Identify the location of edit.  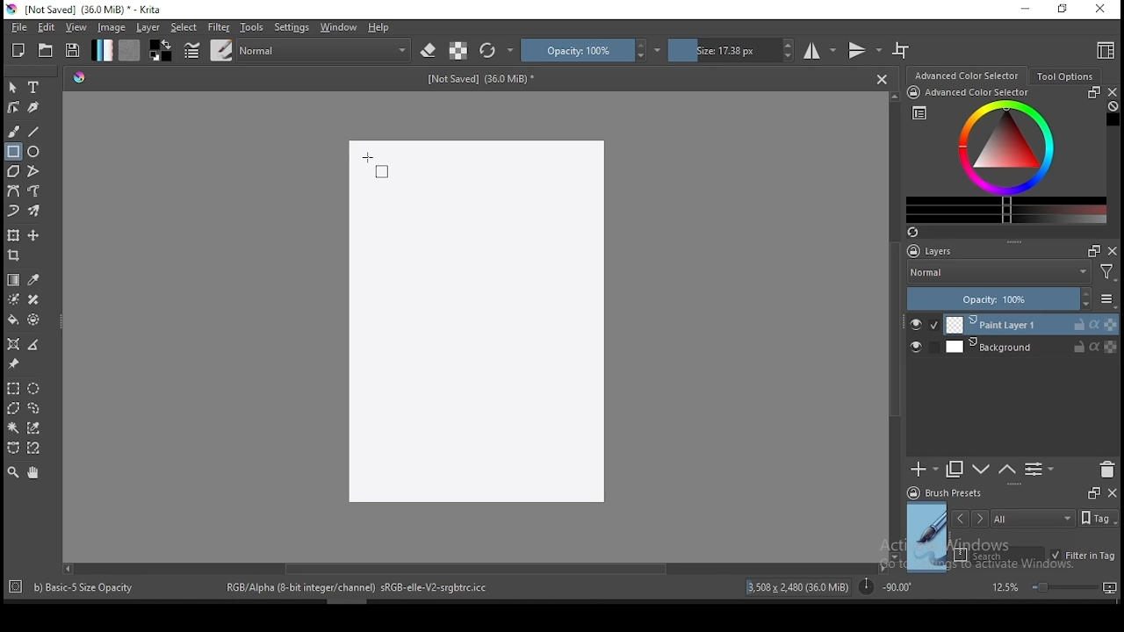
(46, 26).